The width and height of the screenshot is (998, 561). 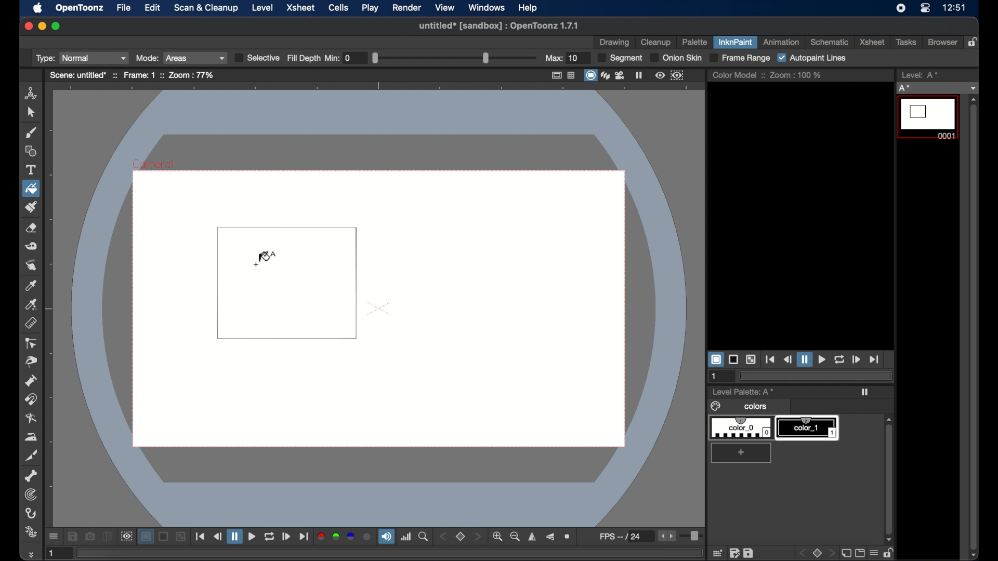 What do you see at coordinates (31, 476) in the screenshot?
I see `skeleton tool` at bounding box center [31, 476].